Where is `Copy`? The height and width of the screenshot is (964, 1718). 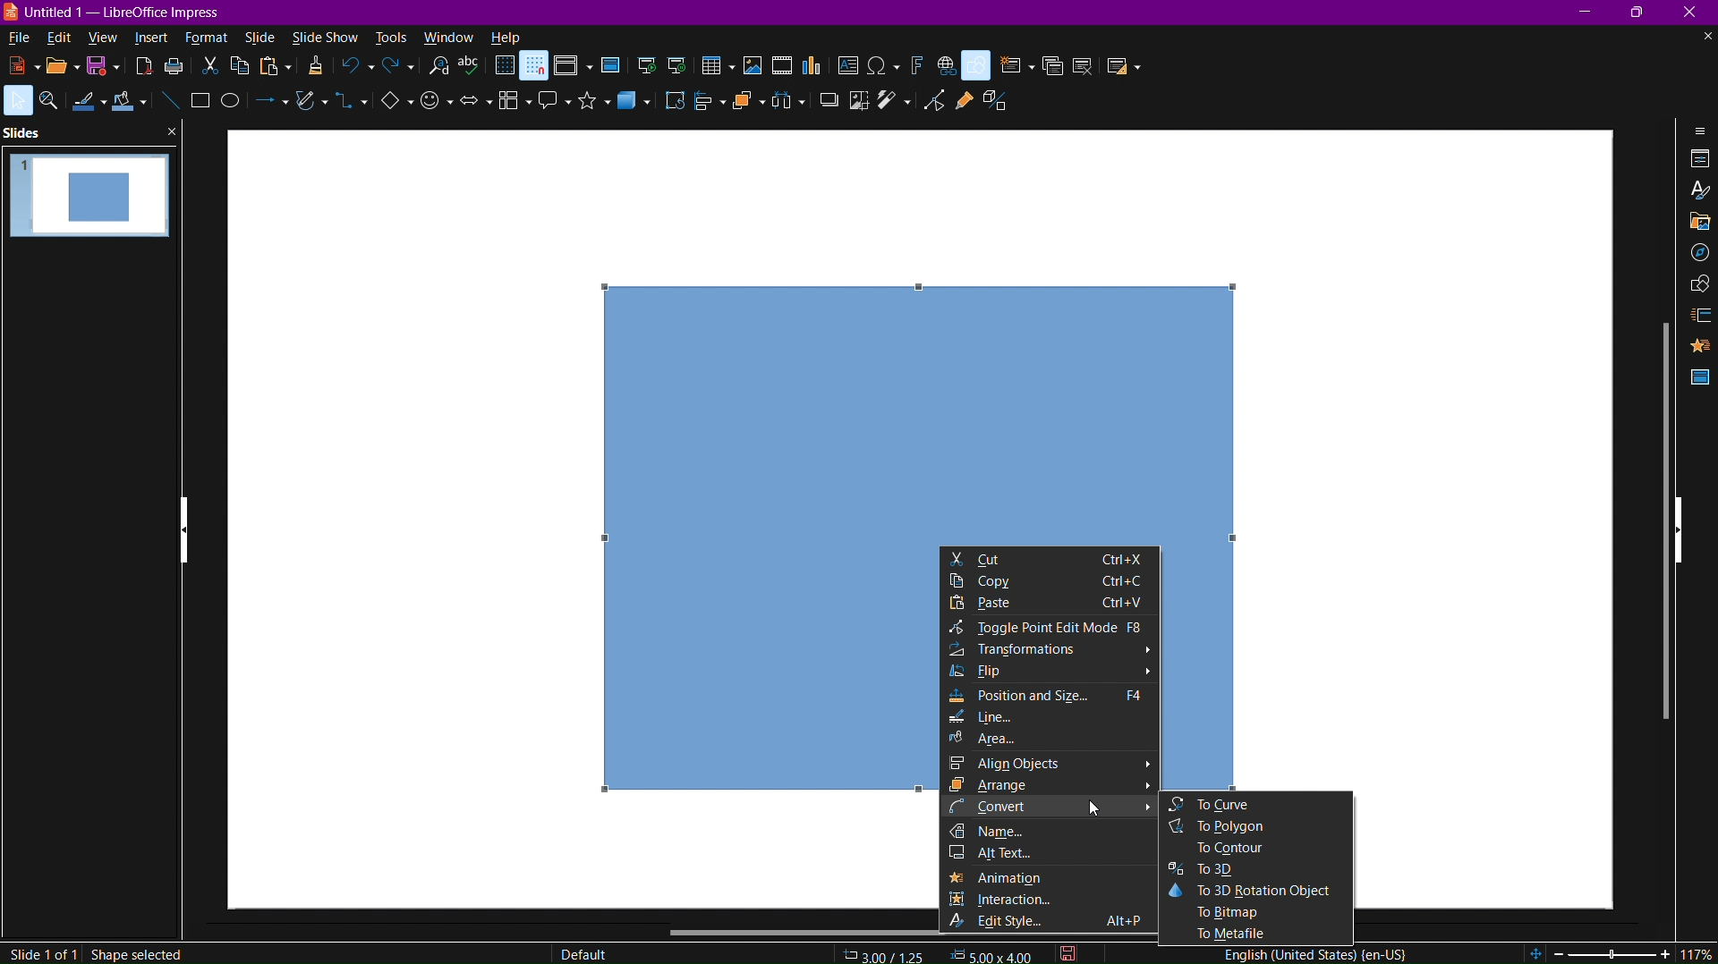
Copy is located at coordinates (243, 69).